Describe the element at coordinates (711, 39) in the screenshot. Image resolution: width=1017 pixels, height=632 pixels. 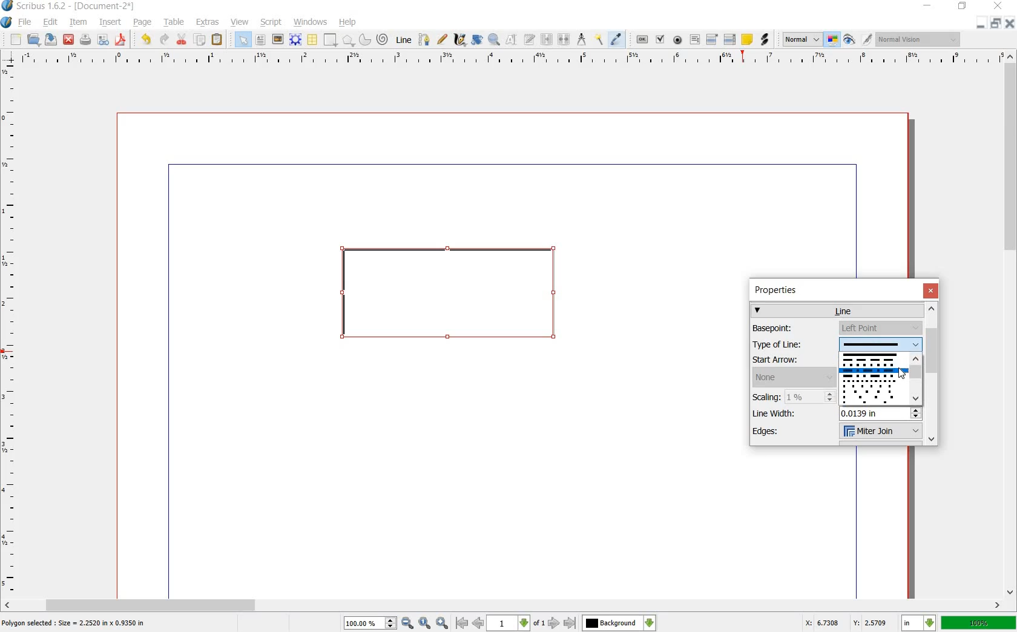
I see `PDF COMBO BOX` at that location.